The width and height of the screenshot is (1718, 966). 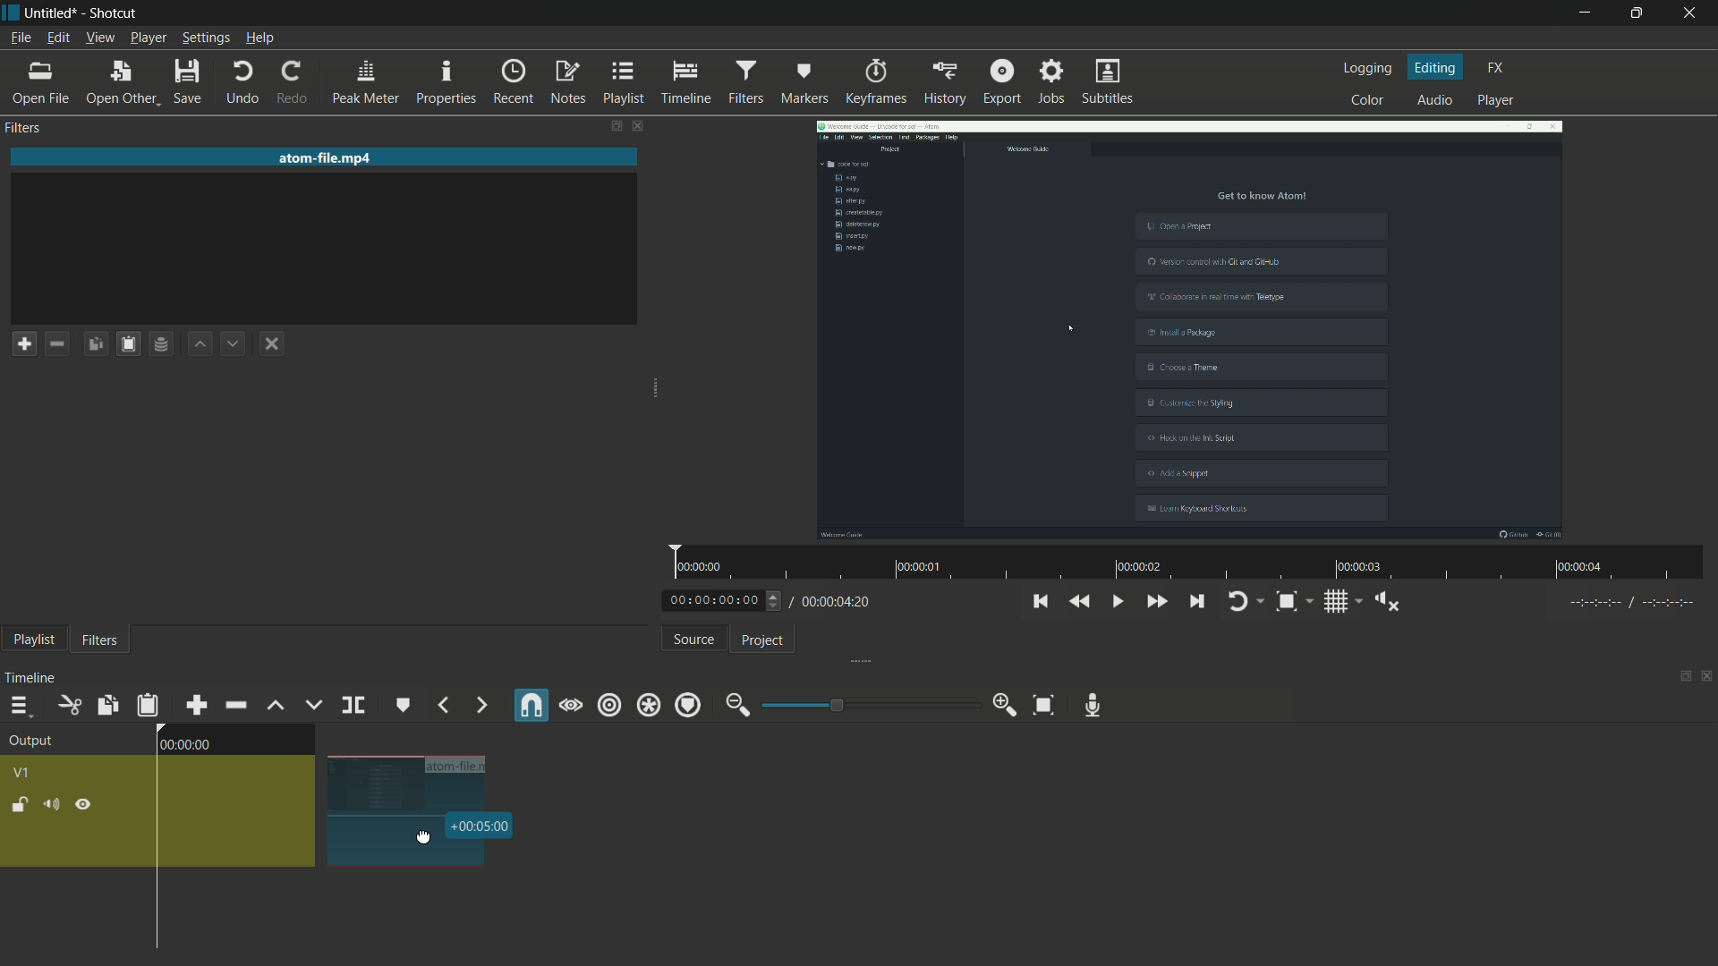 I want to click on settings menu, so click(x=206, y=38).